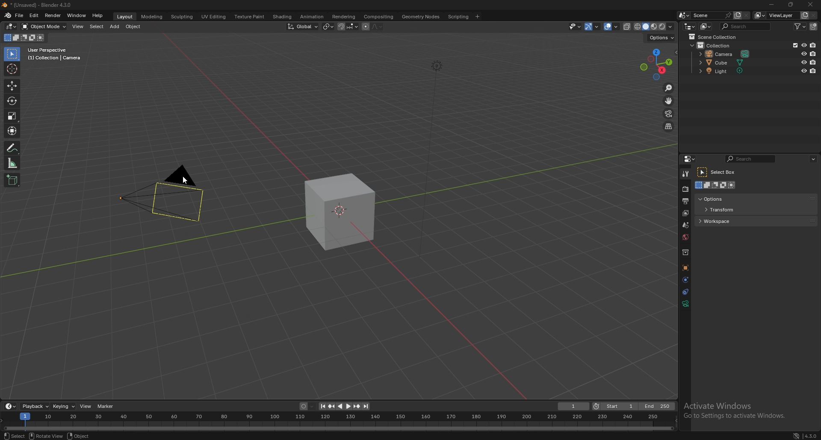 The image size is (821, 440). Describe the element at coordinates (804, 15) in the screenshot. I see `add viewlayer` at that location.